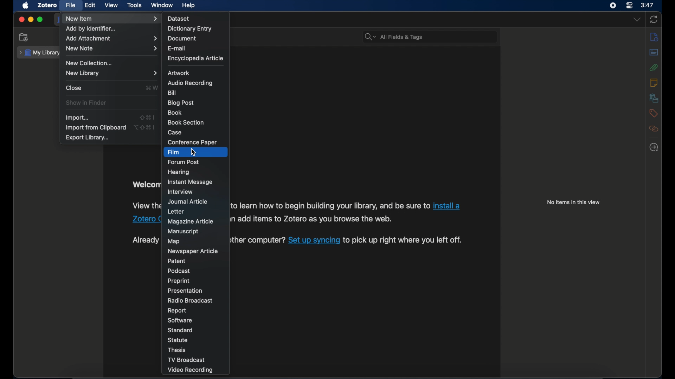 Image resolution: width=675 pixels, height=379 pixels. What do you see at coordinates (152, 87) in the screenshot?
I see `shortcut` at bounding box center [152, 87].